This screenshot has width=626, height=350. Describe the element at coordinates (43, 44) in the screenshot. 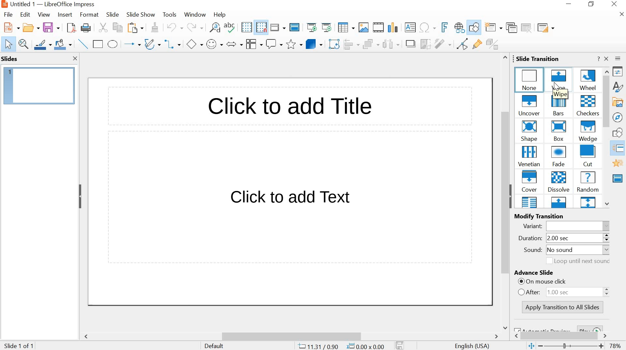

I see `Line color` at that location.